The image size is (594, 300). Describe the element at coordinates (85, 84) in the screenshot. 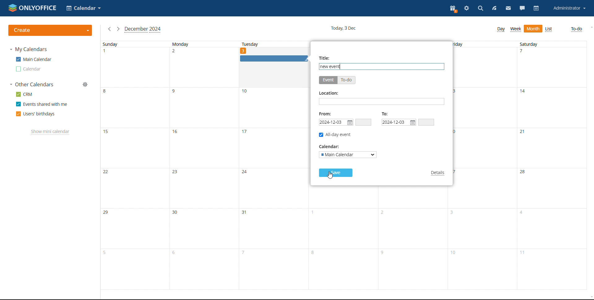

I see `manage` at that location.